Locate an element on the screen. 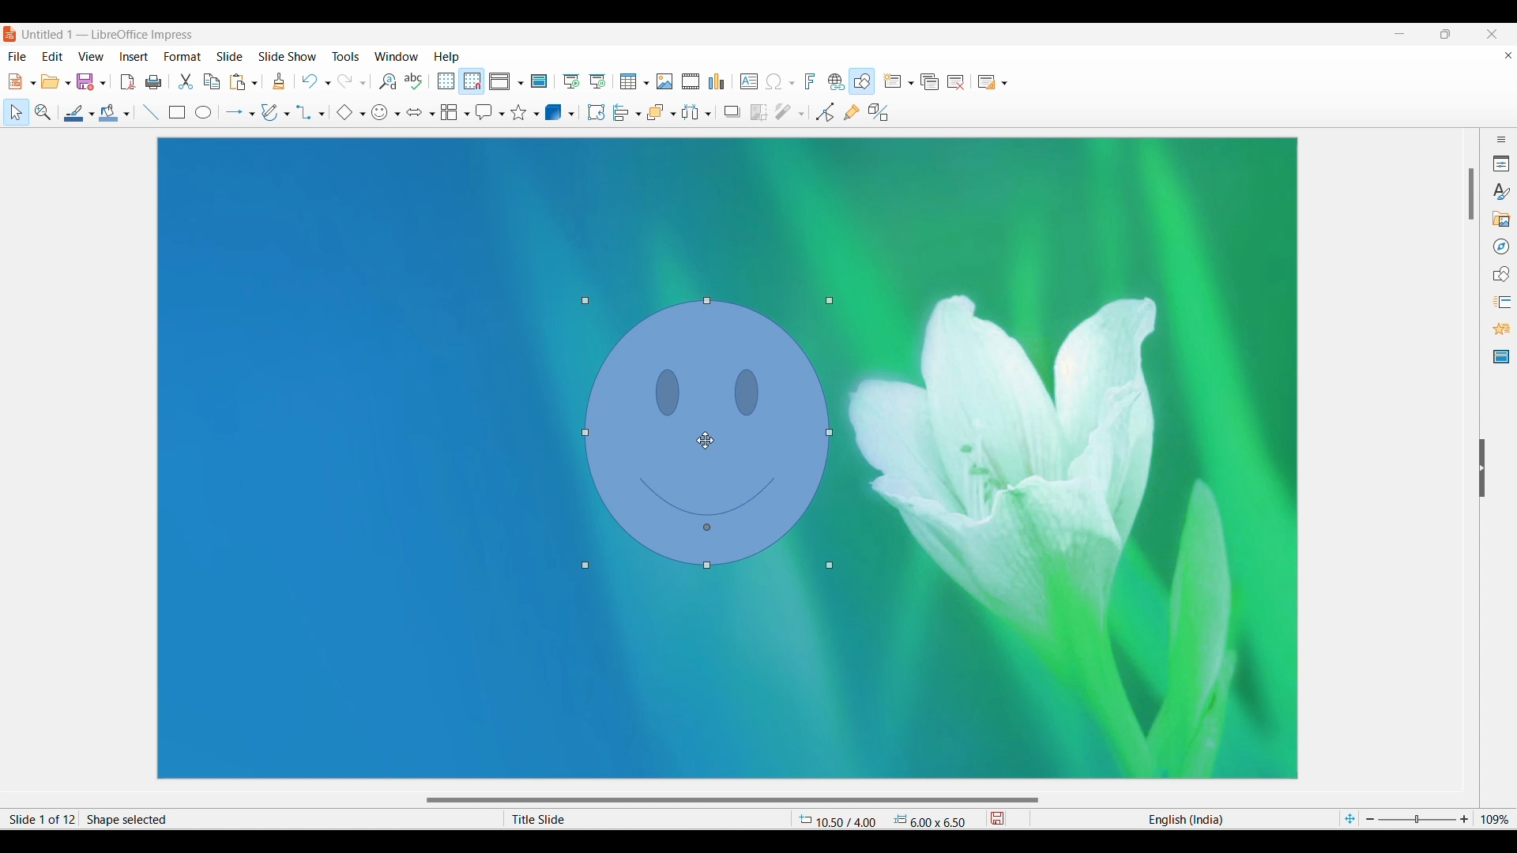  New slide is located at coordinates (892, 81).